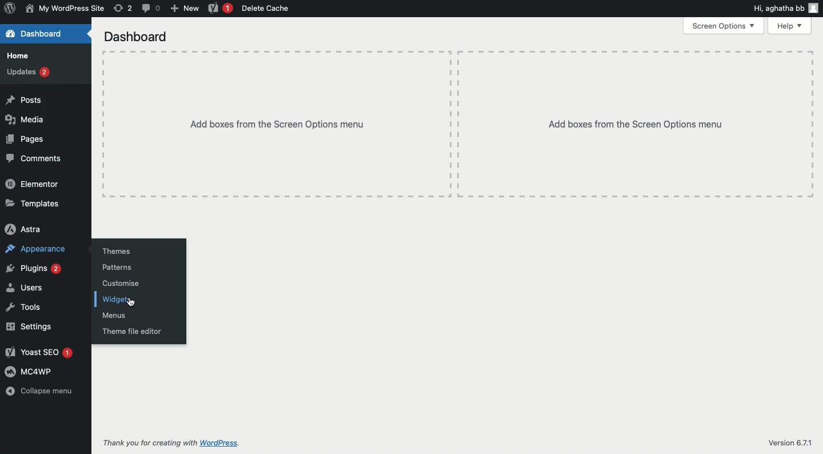 The width and height of the screenshot is (823, 454). I want to click on Media, so click(25, 120).